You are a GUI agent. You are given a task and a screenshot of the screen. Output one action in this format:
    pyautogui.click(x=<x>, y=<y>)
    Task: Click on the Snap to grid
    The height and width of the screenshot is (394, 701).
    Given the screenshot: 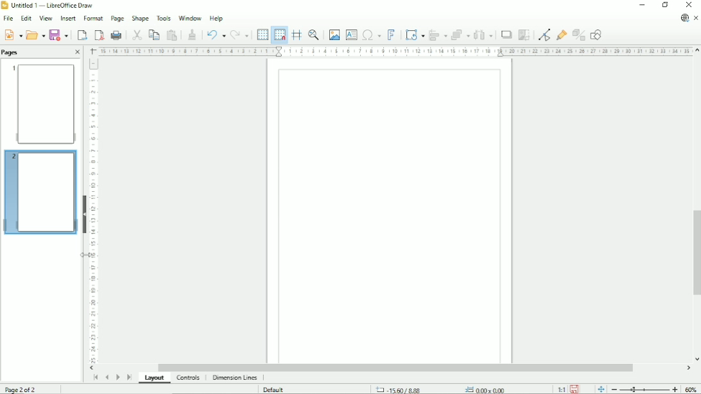 What is the action you would take?
    pyautogui.click(x=279, y=35)
    